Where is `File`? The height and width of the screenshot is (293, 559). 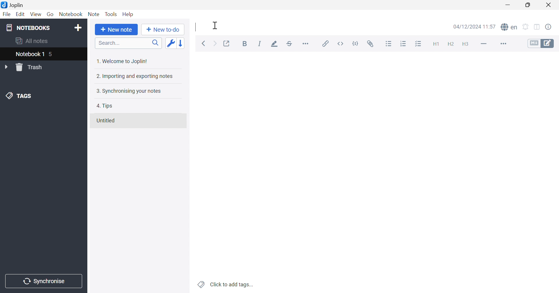
File is located at coordinates (8, 15).